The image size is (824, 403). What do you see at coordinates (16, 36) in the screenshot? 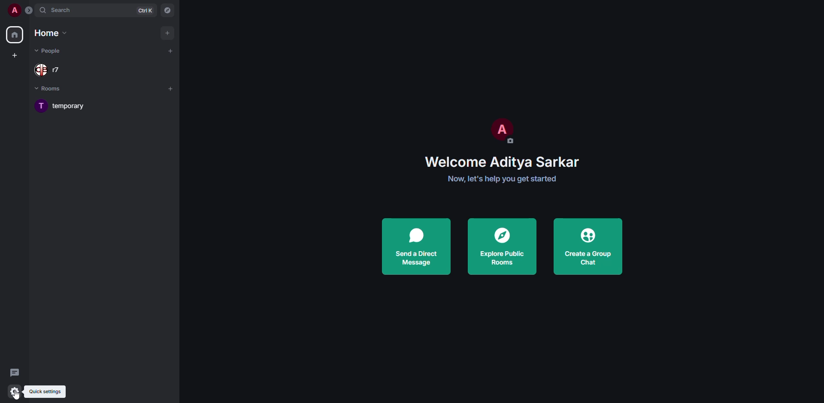
I see `home` at bounding box center [16, 36].